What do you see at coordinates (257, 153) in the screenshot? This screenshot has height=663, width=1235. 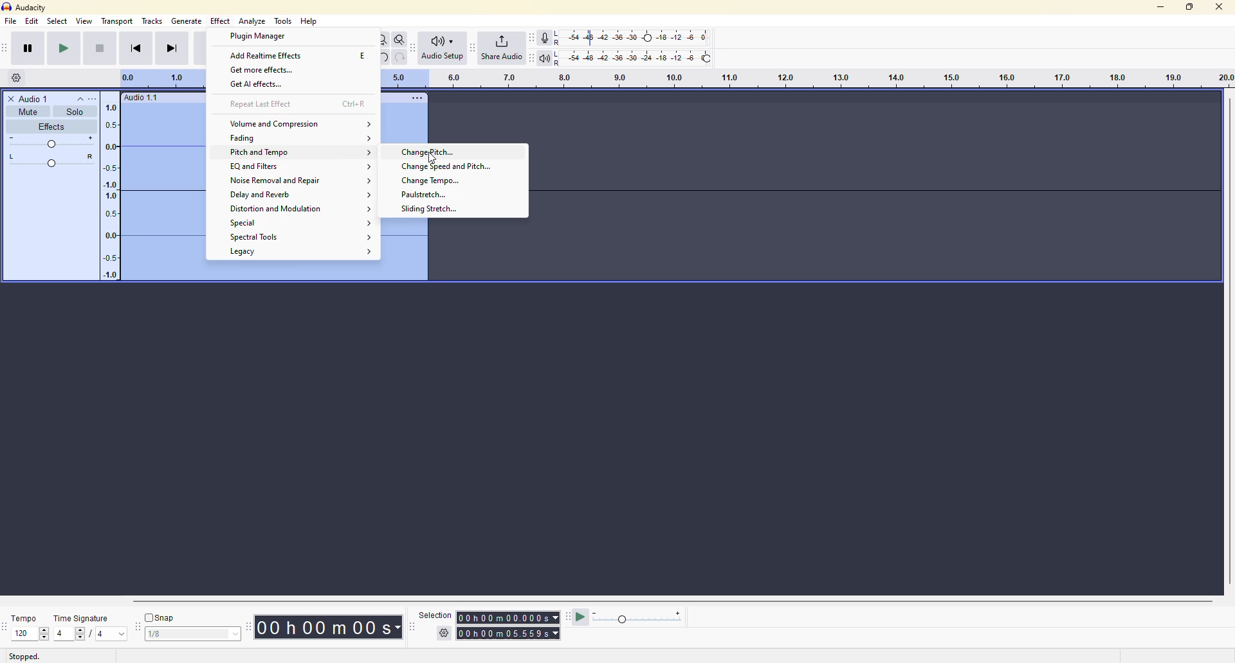 I see `pitch and tempo` at bounding box center [257, 153].